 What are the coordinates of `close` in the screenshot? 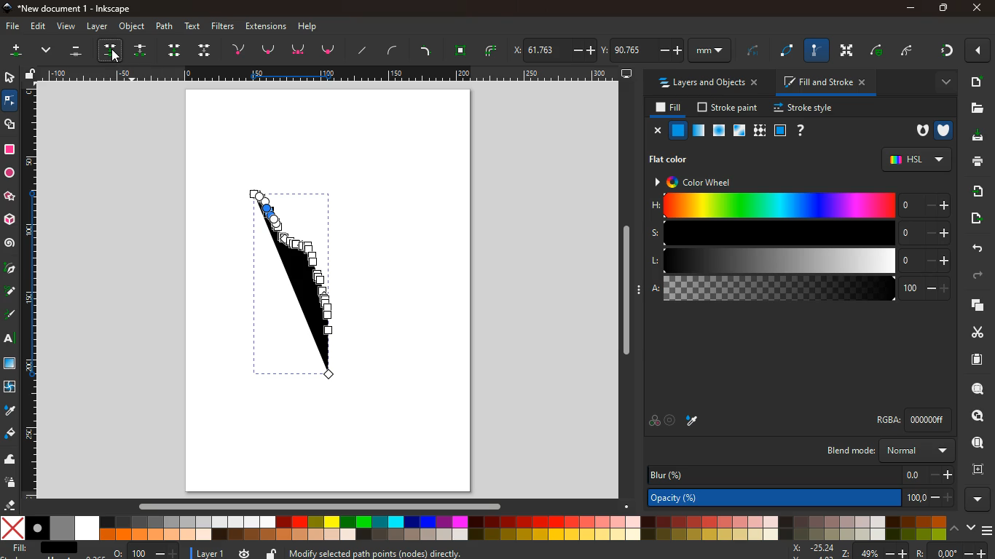 It's located at (980, 51).